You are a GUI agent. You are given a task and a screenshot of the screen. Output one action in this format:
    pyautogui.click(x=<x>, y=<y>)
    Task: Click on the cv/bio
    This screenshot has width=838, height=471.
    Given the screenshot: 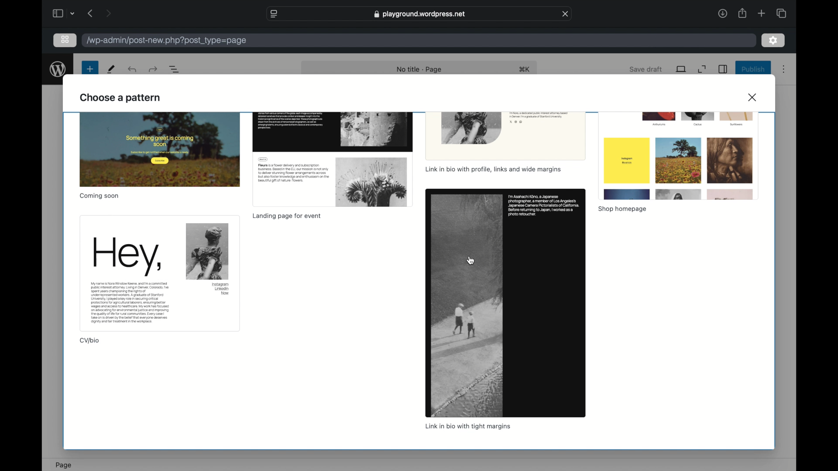 What is the action you would take?
    pyautogui.click(x=90, y=341)
    